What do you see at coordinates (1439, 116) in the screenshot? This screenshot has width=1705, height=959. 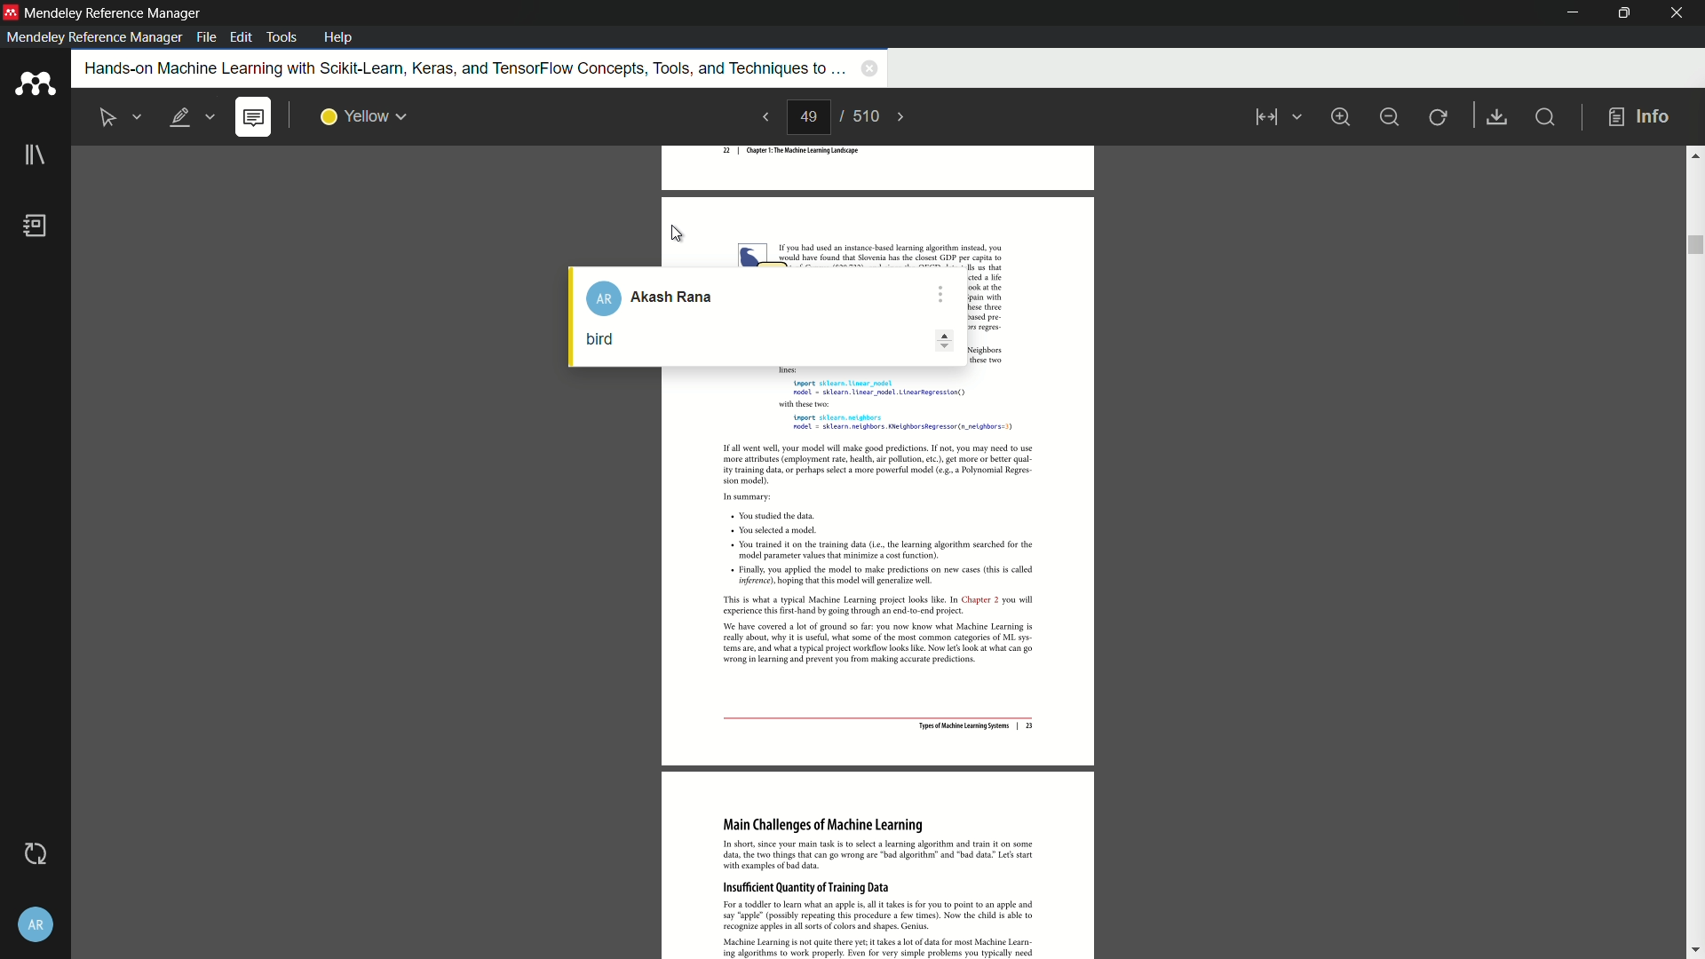 I see `refresh` at bounding box center [1439, 116].